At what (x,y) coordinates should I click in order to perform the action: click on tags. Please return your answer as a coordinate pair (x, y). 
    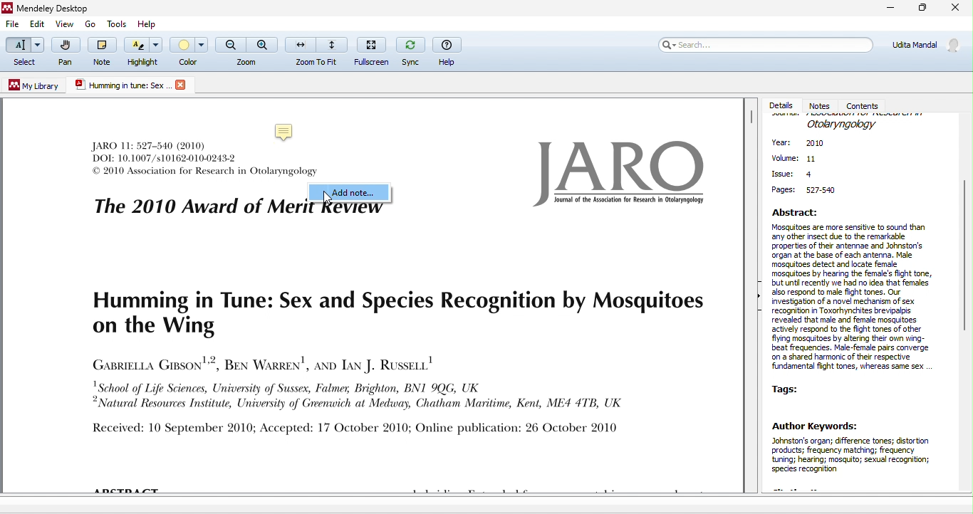
    Looking at the image, I should click on (791, 389).